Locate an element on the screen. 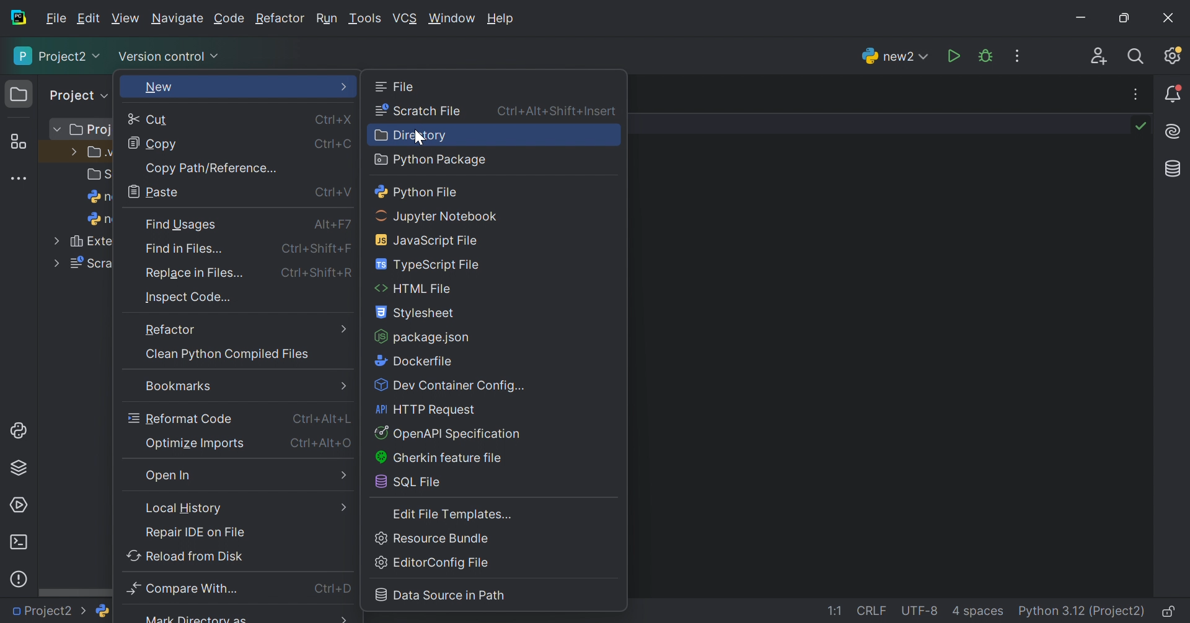 Image resolution: width=1190 pixels, height=623 pixels. Project icon is located at coordinates (19, 92).